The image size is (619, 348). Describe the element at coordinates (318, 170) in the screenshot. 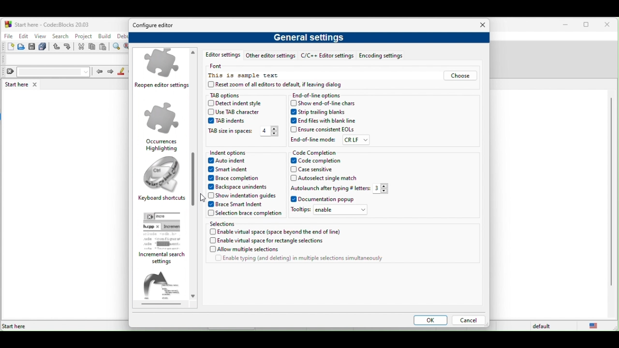

I see `case sensitive` at that location.